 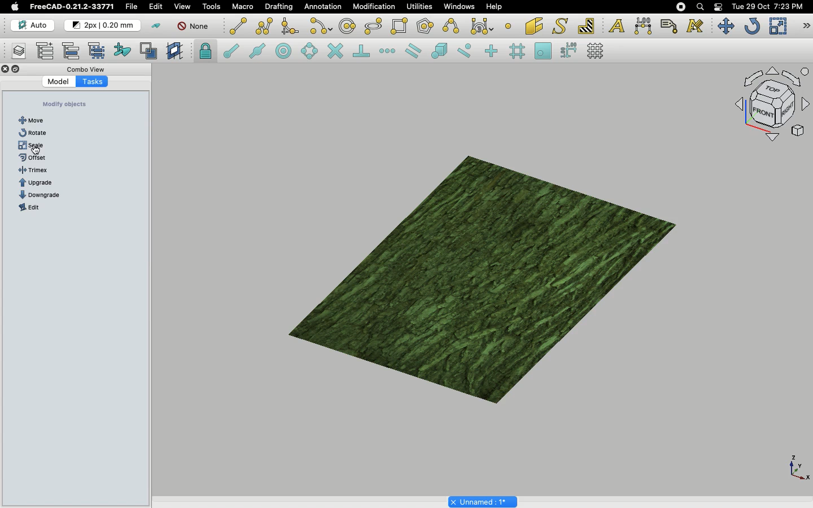 I want to click on Facebinder, so click(x=534, y=25).